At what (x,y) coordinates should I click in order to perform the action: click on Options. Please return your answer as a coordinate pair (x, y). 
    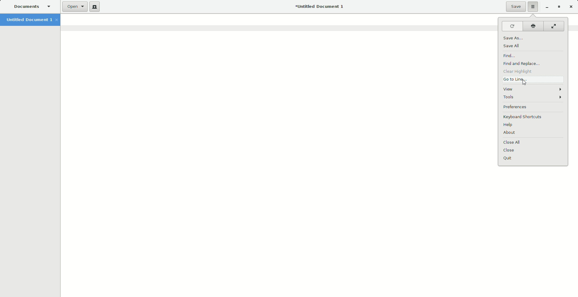
    Looking at the image, I should click on (533, 7).